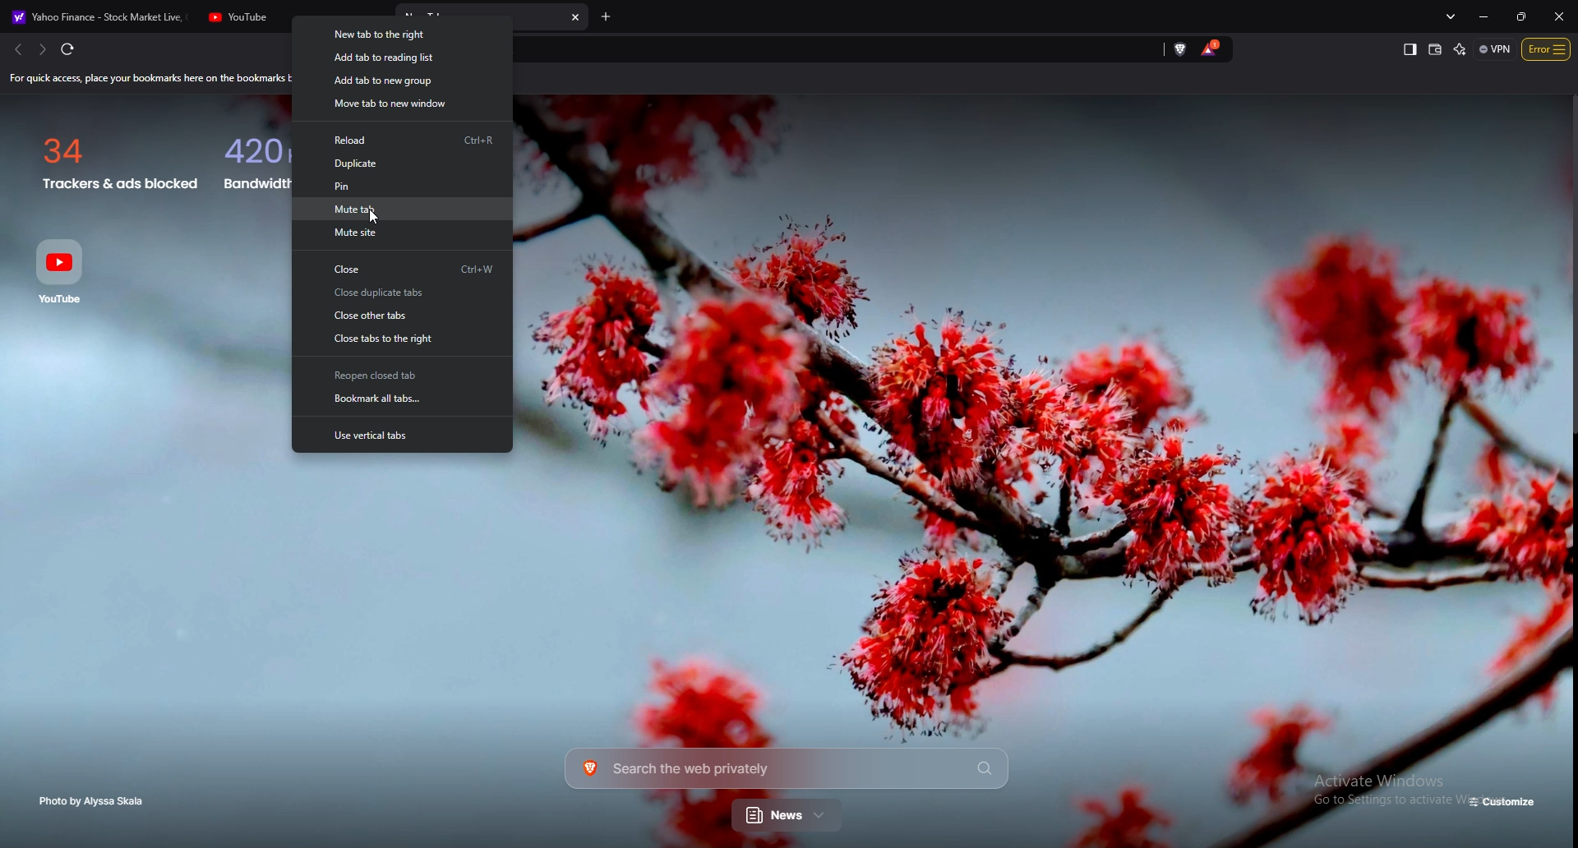 The width and height of the screenshot is (1578, 848). What do you see at coordinates (1211, 48) in the screenshot?
I see `brave tokens` at bounding box center [1211, 48].